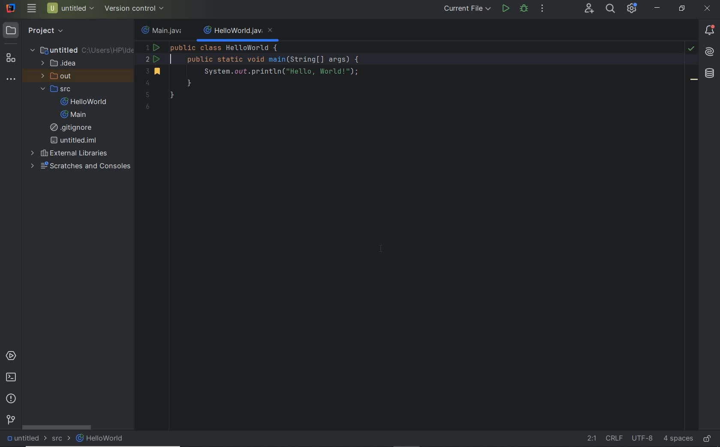  I want to click on fine encoding, so click(642, 439).